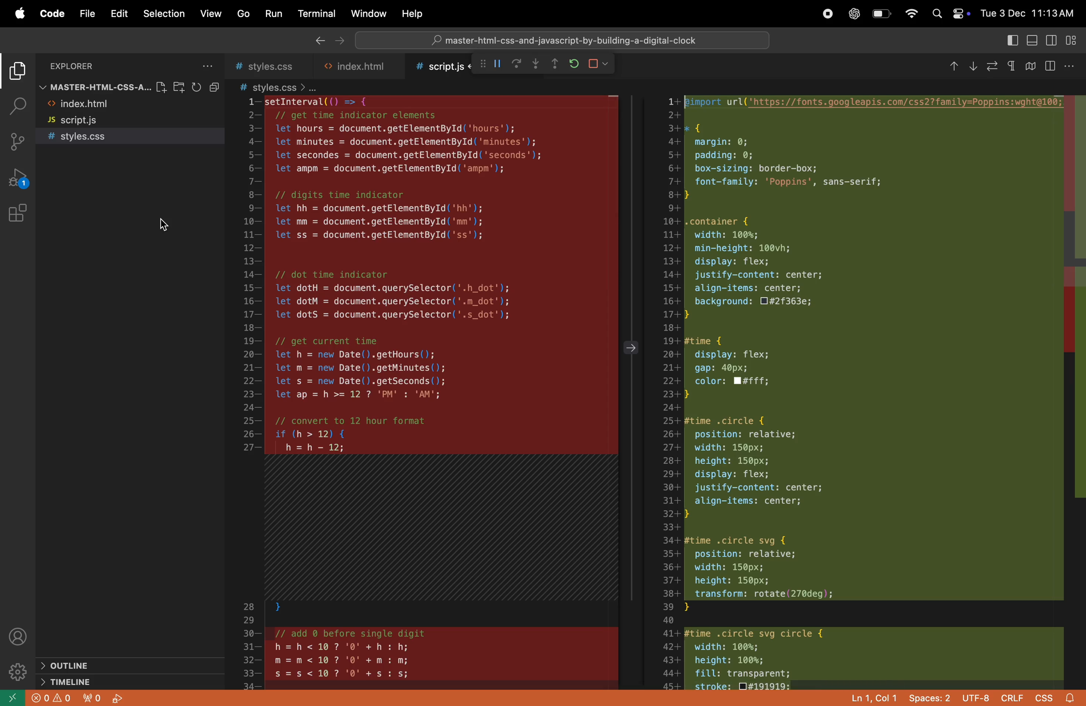 The image size is (1086, 706). Describe the element at coordinates (1011, 41) in the screenshot. I see `toogle primary side bar` at that location.